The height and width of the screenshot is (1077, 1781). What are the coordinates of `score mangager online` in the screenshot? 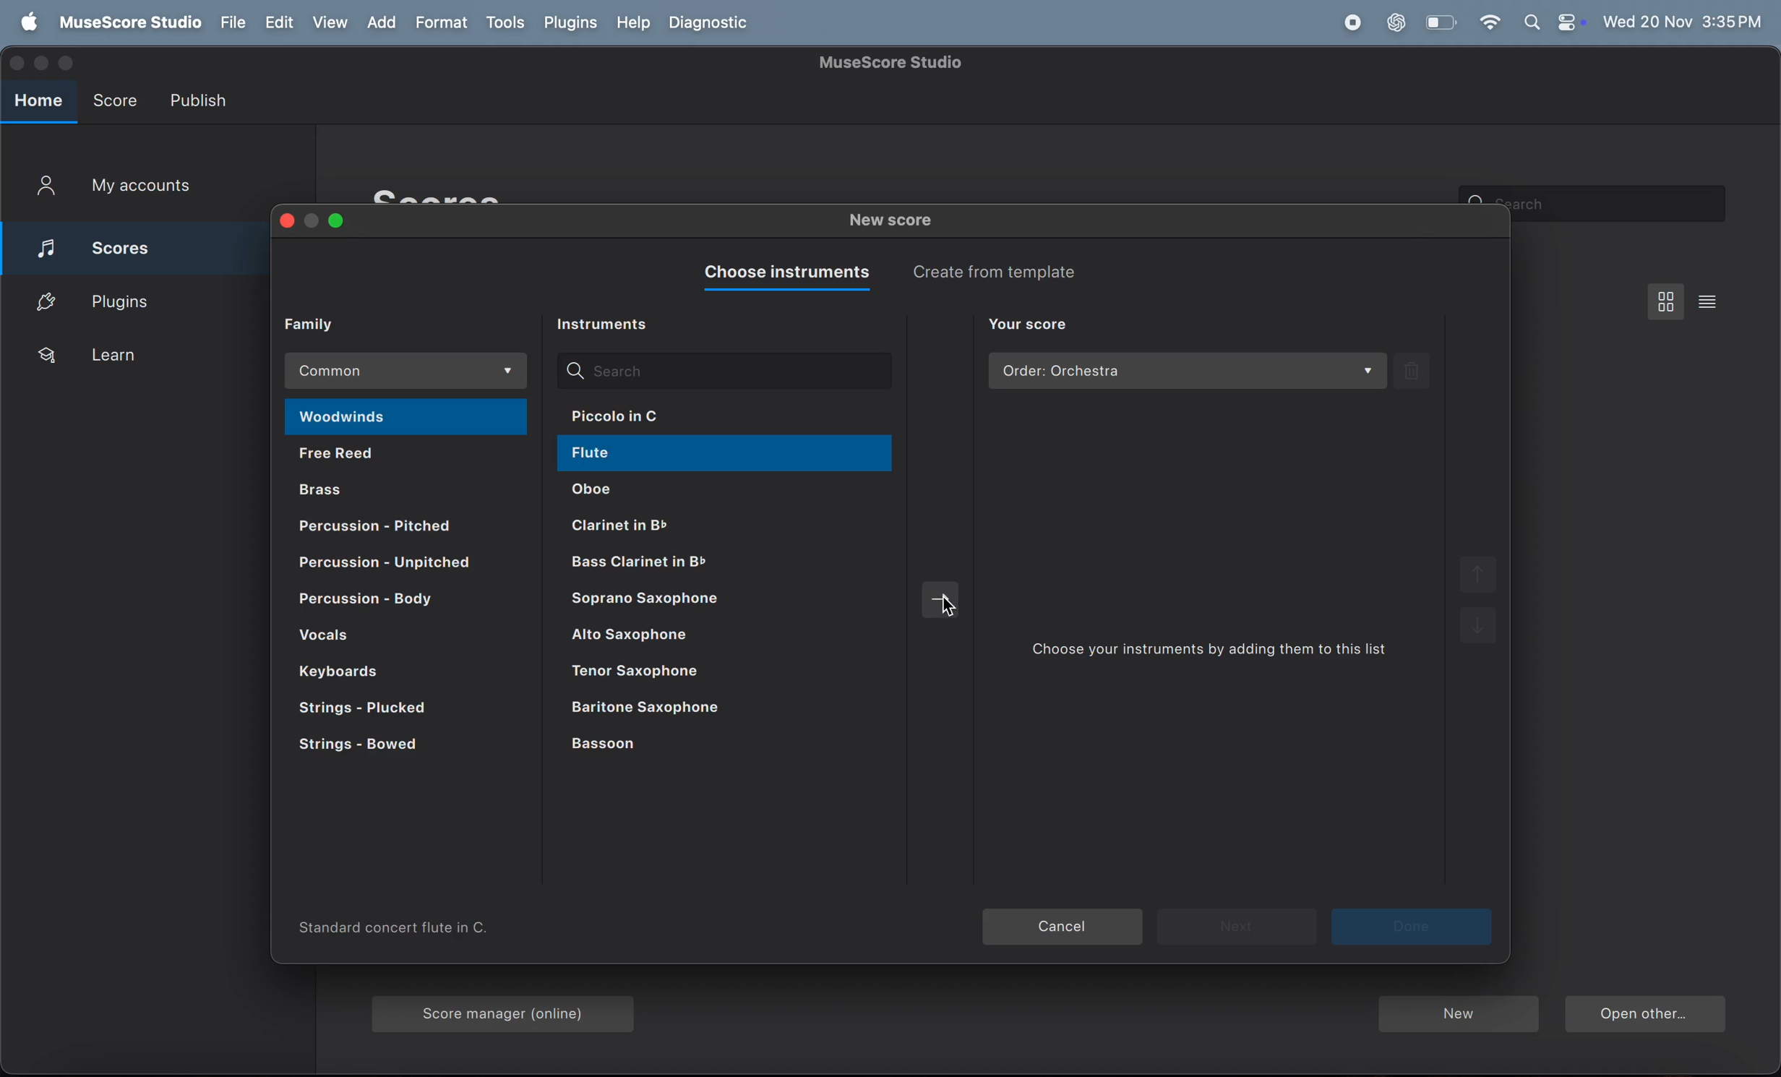 It's located at (509, 1009).